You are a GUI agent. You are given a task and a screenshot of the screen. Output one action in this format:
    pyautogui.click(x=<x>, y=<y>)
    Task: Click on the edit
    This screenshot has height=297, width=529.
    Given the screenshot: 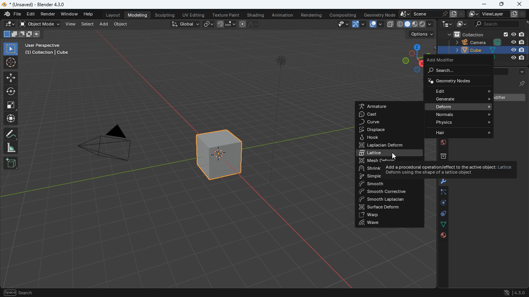 What is the action you would take?
    pyautogui.click(x=31, y=14)
    